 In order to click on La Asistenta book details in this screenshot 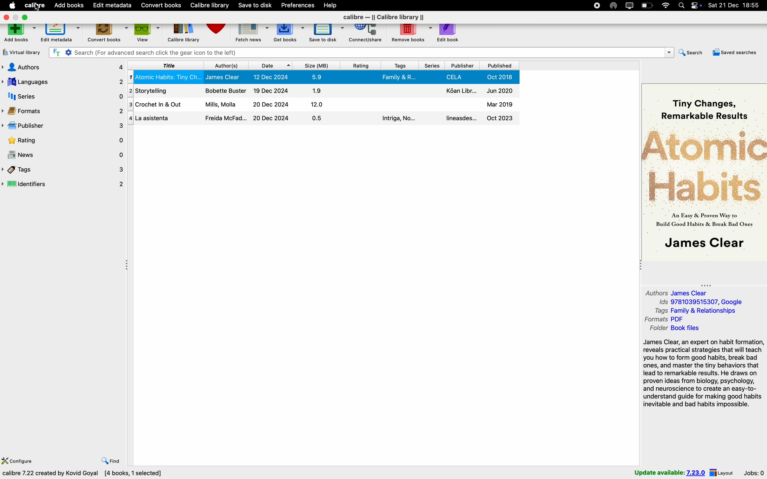, I will do `click(324, 118)`.